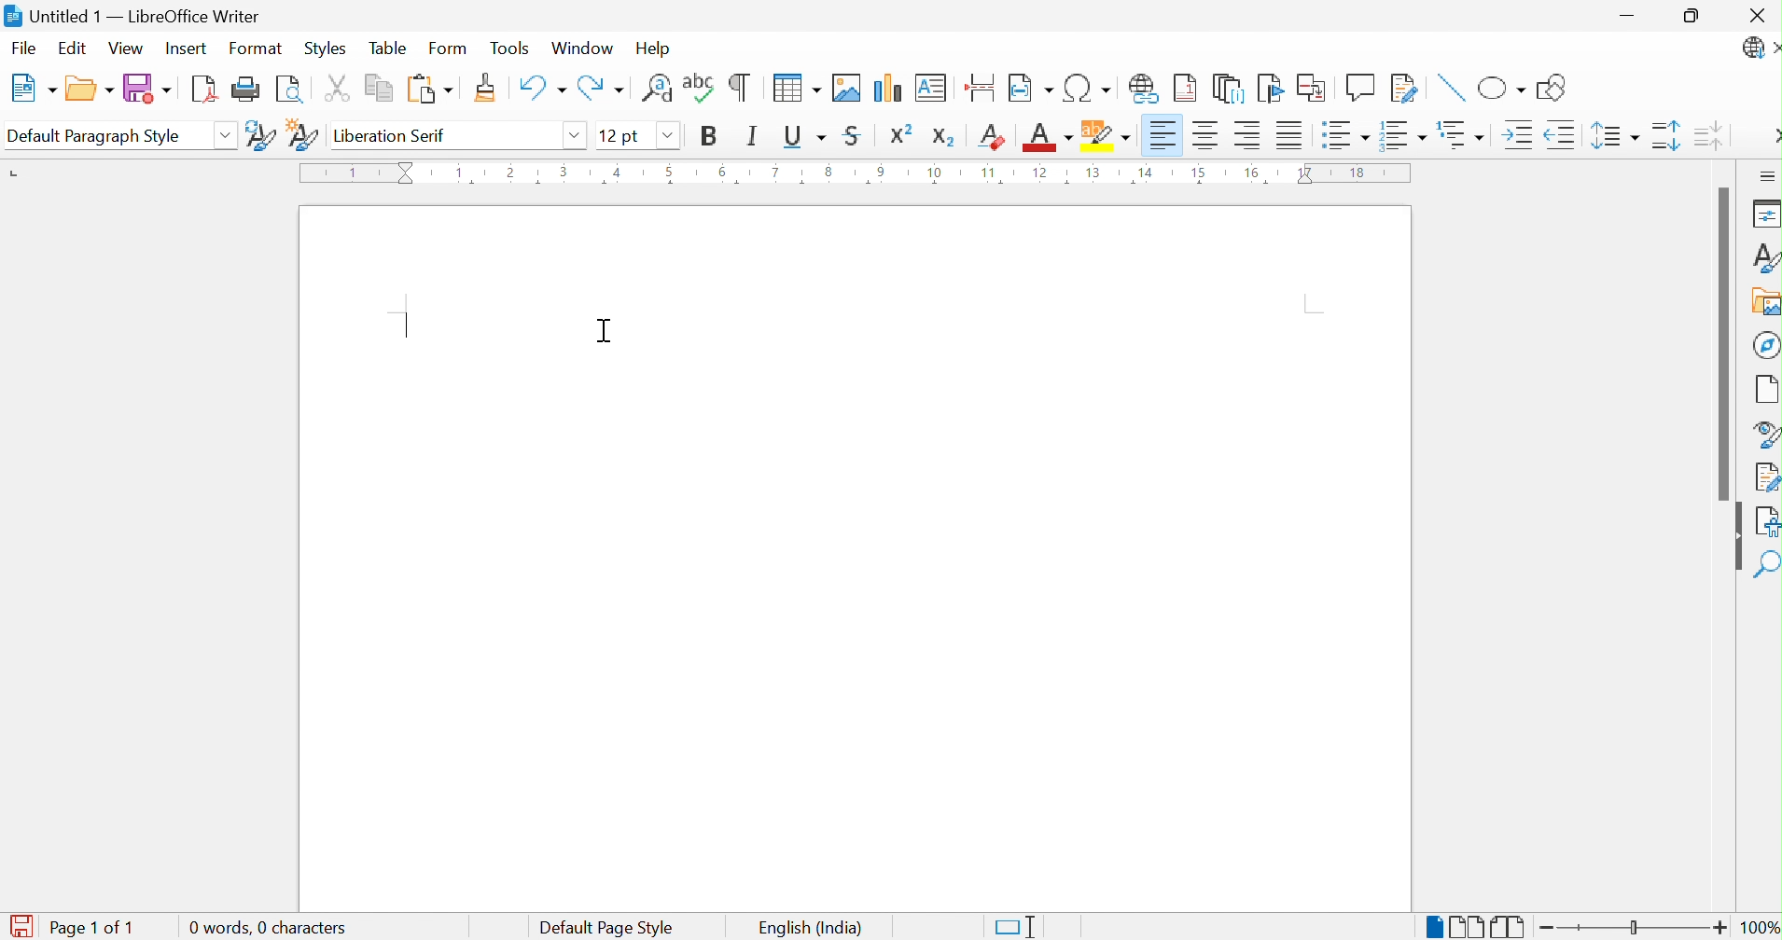 The width and height of the screenshot is (1782, 940). I want to click on Underline, so click(807, 135).